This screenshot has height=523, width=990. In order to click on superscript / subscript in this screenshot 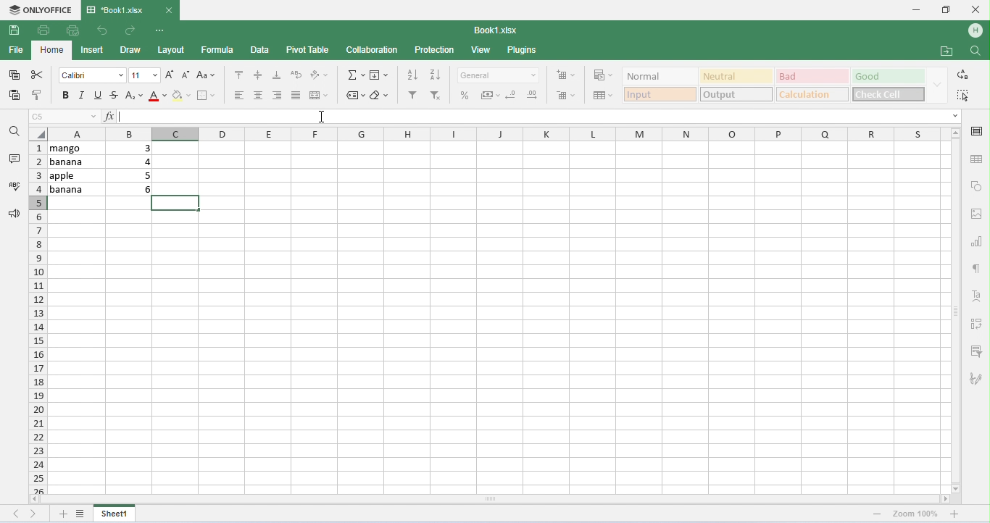, I will do `click(134, 97)`.